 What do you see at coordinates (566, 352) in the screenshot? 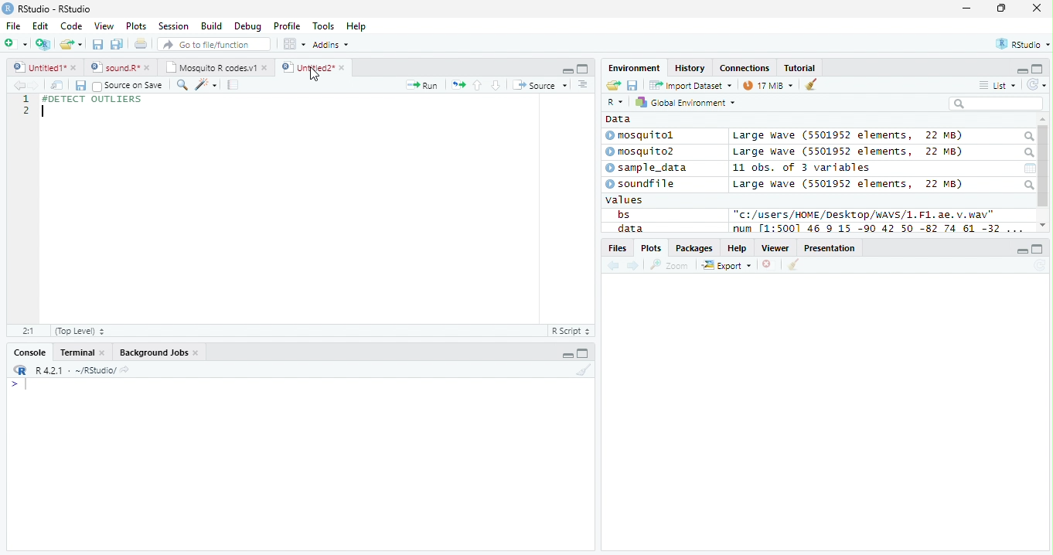
I see `minimize` at bounding box center [566, 352].